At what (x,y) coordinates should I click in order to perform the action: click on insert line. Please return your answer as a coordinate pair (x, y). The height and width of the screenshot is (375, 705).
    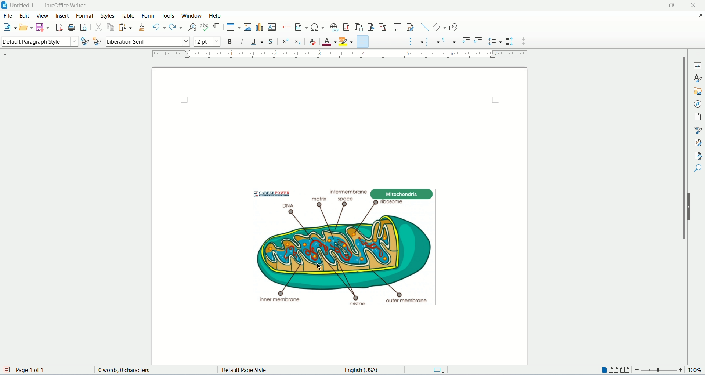
    Looking at the image, I should click on (425, 27).